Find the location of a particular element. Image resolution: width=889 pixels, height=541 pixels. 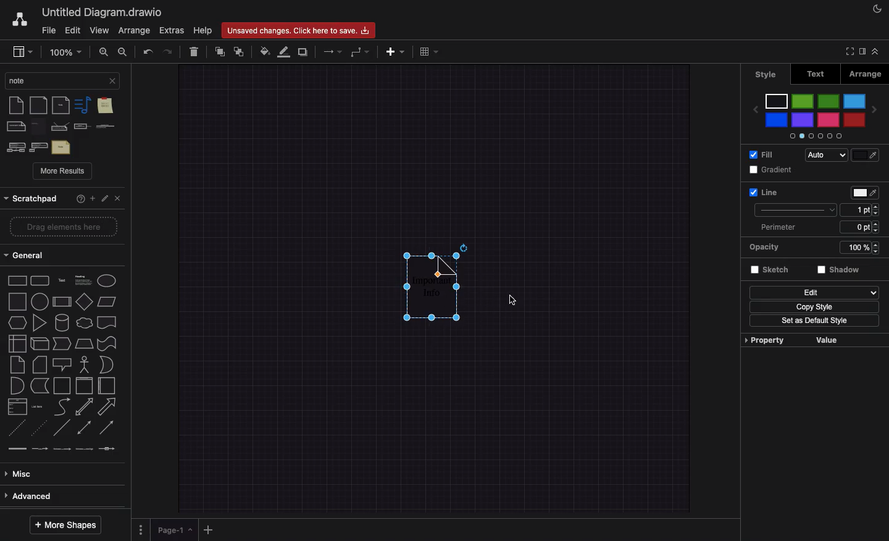

Table is located at coordinates (428, 51).